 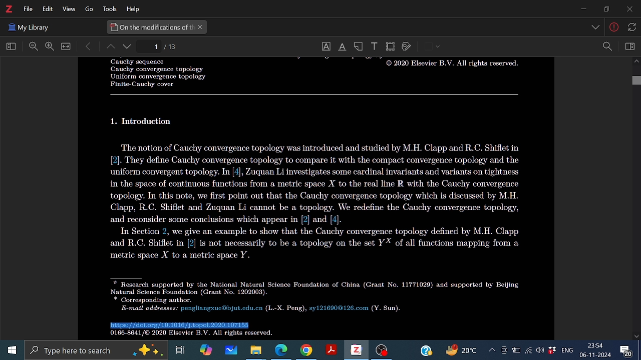 I want to click on Zotero, so click(x=9, y=9).